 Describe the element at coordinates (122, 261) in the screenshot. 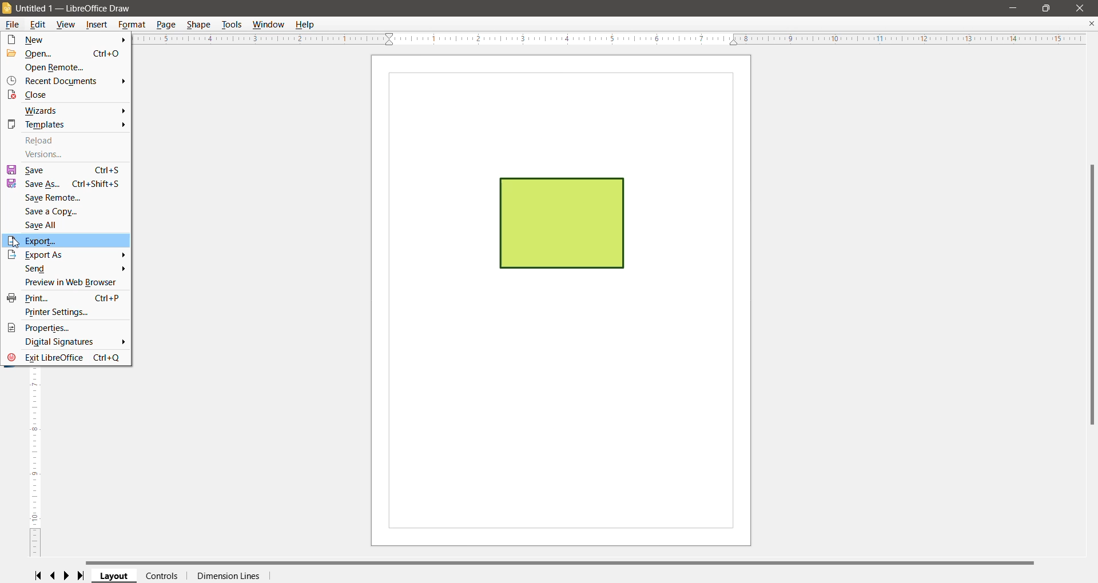

I see `More options` at that location.